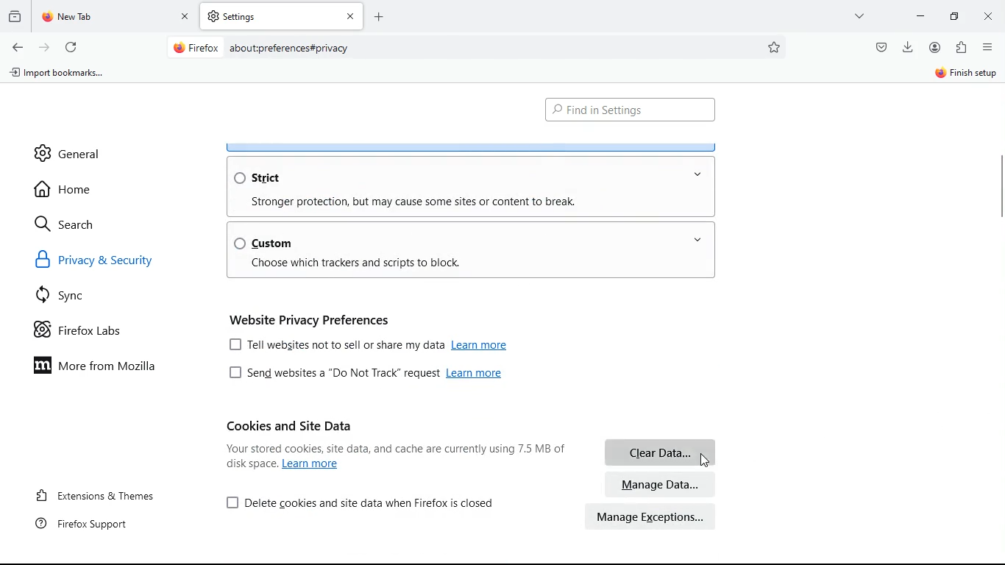 This screenshot has height=565, width=1005. What do you see at coordinates (705, 460) in the screenshot?
I see `Cursor` at bounding box center [705, 460].